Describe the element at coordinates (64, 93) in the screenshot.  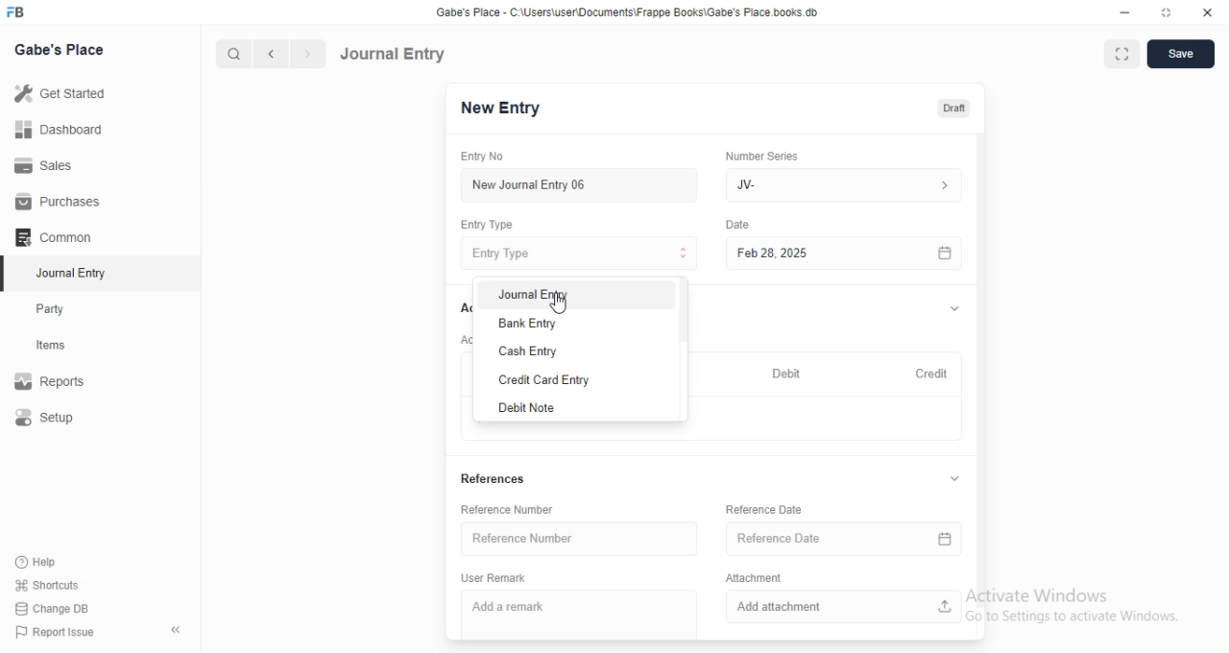
I see `Get Started` at that location.